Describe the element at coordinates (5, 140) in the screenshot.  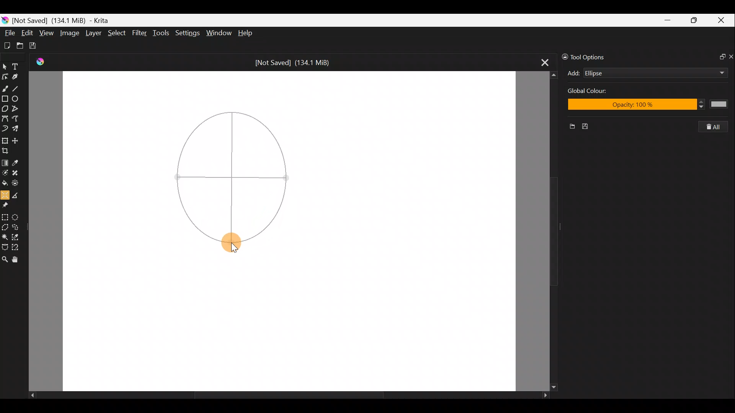
I see `Transform a layer/selection` at that location.